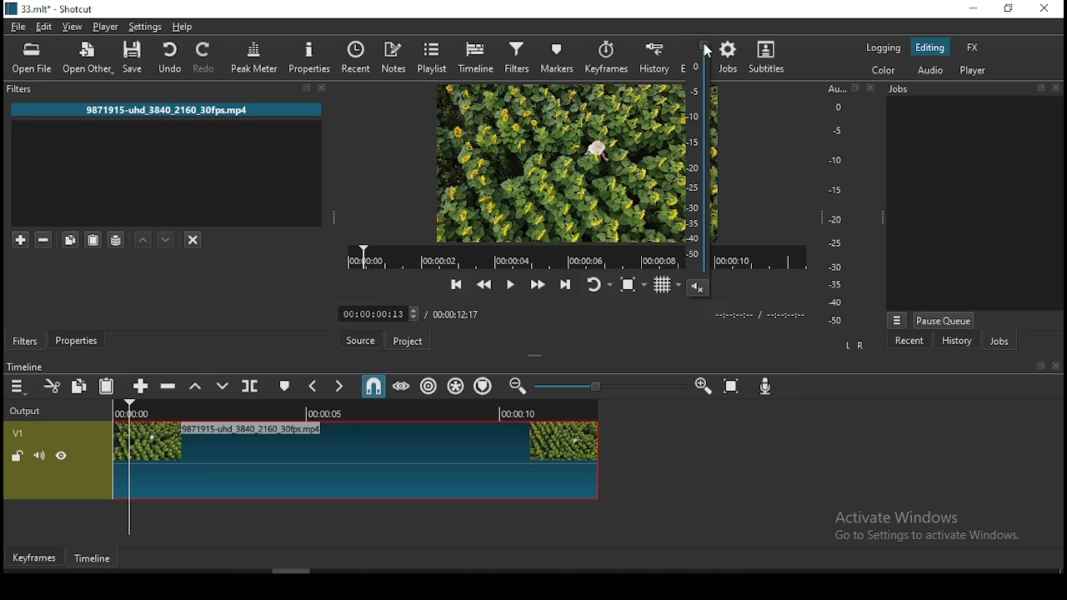 The height and width of the screenshot is (600, 1067). Describe the element at coordinates (1003, 341) in the screenshot. I see `jobs` at that location.